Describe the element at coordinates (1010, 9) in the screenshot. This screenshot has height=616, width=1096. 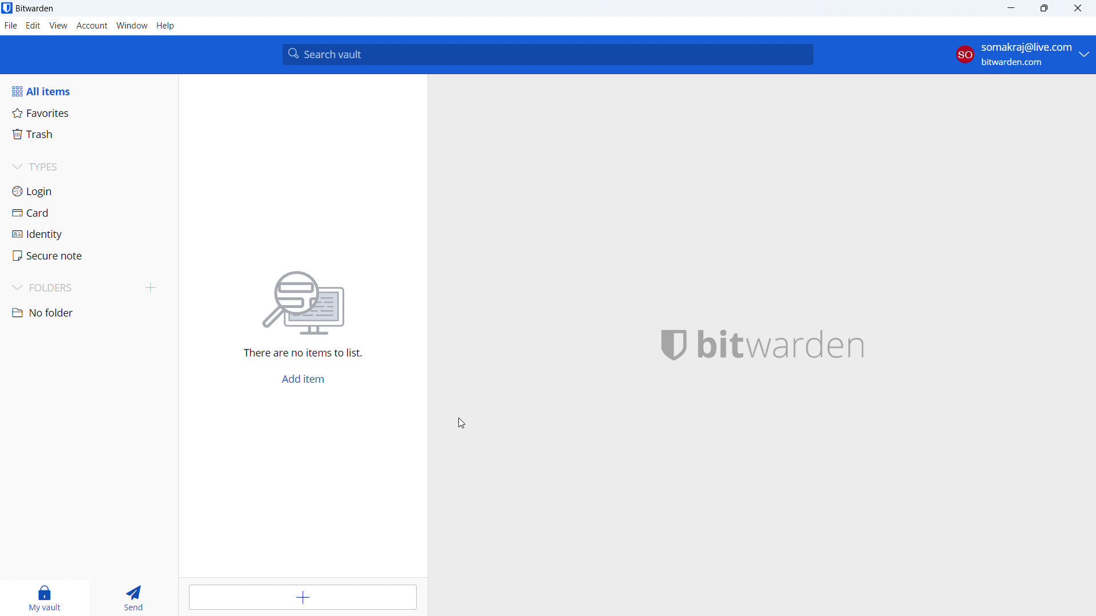
I see `minimize` at that location.